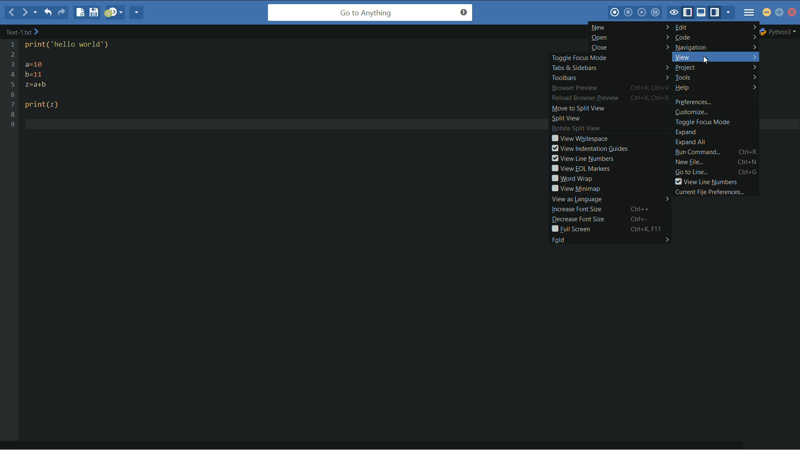 The height and width of the screenshot is (450, 800). What do you see at coordinates (628, 47) in the screenshot?
I see `close` at bounding box center [628, 47].